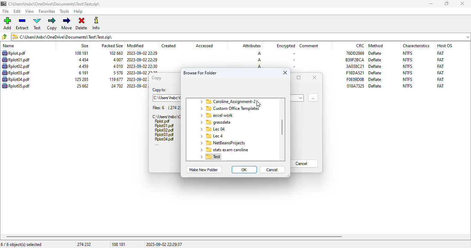 The height and width of the screenshot is (248, 471). Describe the element at coordinates (223, 149) in the screenshot. I see `folder name` at that location.